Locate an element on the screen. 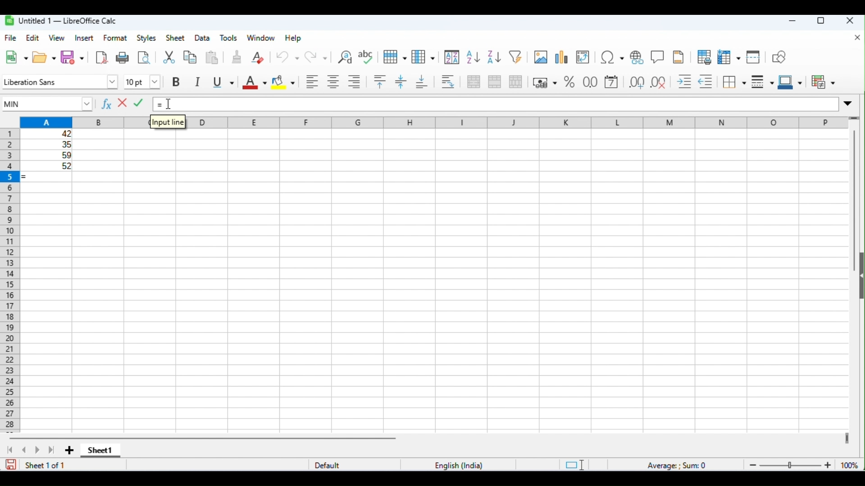  drag to view next columns is located at coordinates (846, 438).